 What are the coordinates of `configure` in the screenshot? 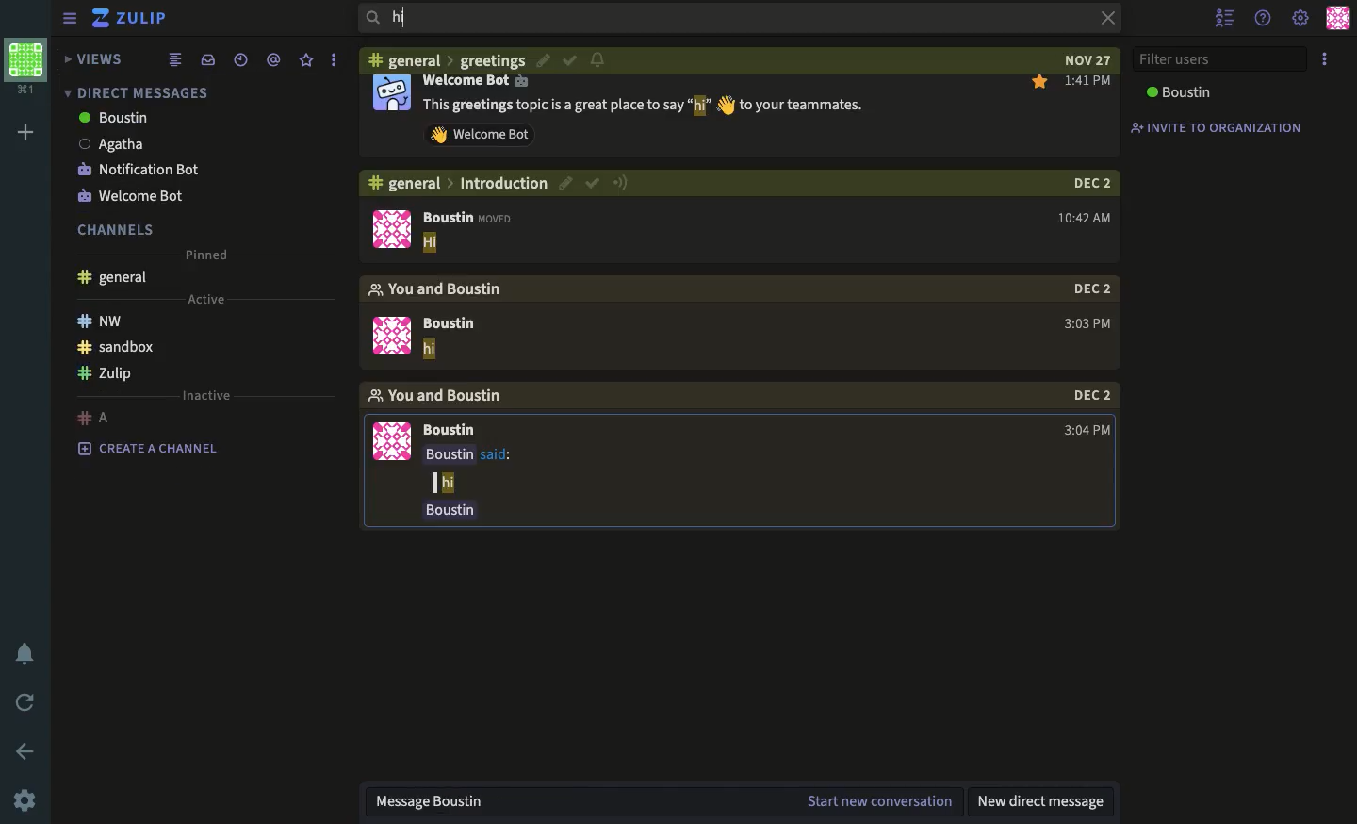 It's located at (598, 60).